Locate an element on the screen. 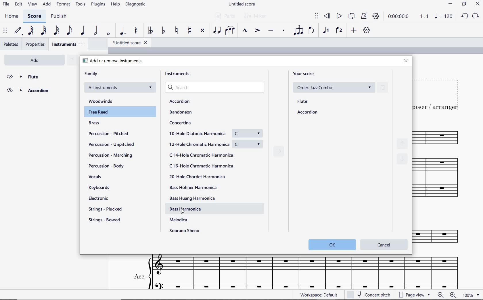 This screenshot has height=300, width=483. Bass Hohner Harmonica is located at coordinates (193, 187).